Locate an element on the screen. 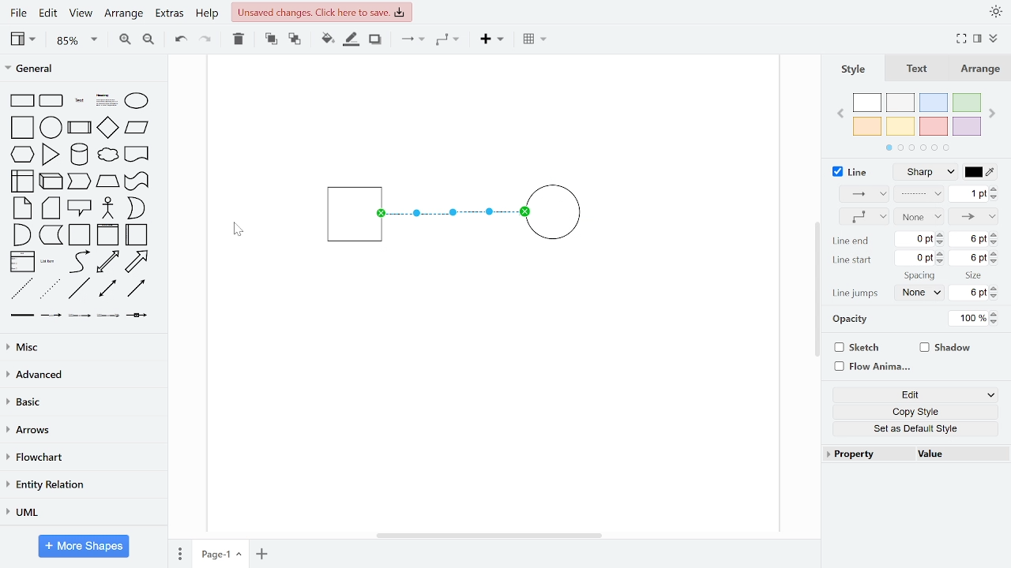 This screenshot has width=1011, height=568. file is located at coordinates (21, 13).